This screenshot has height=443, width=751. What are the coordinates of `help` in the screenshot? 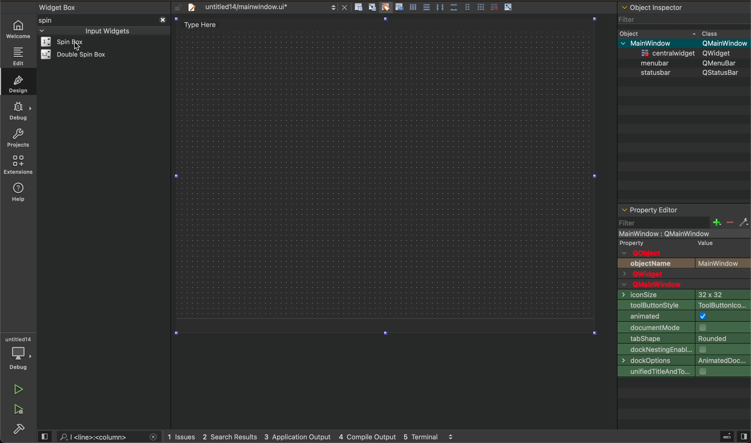 It's located at (21, 196).